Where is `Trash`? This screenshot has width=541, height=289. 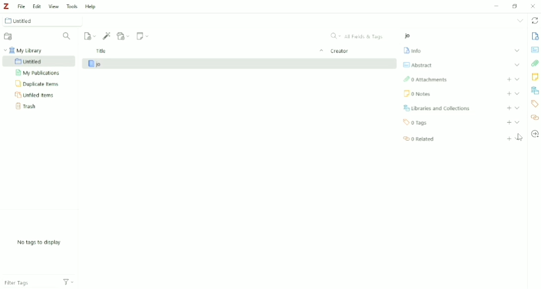
Trash is located at coordinates (27, 106).